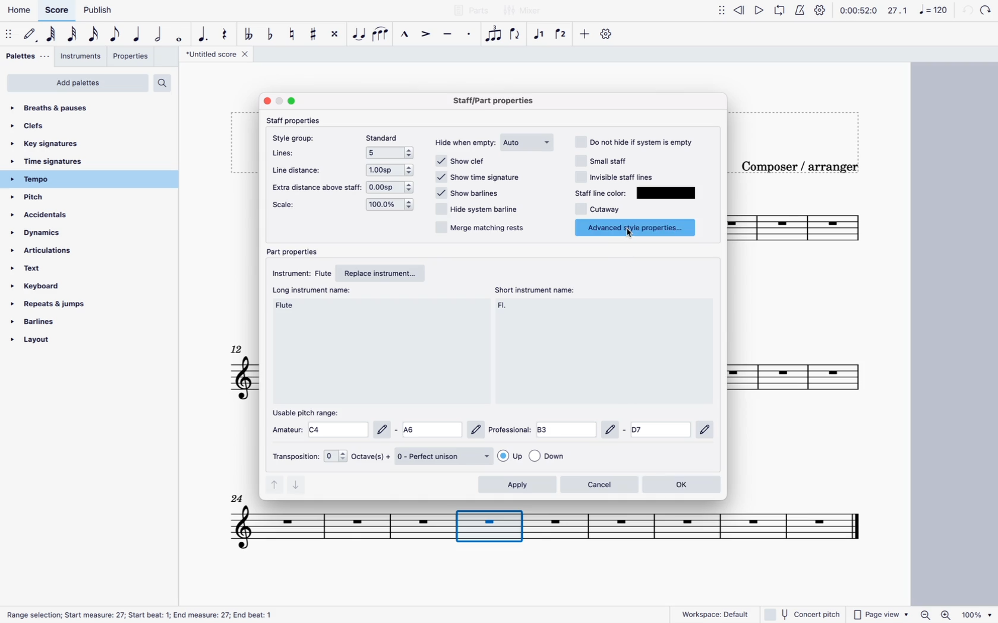  Describe the element at coordinates (134, 58) in the screenshot. I see `properties` at that location.